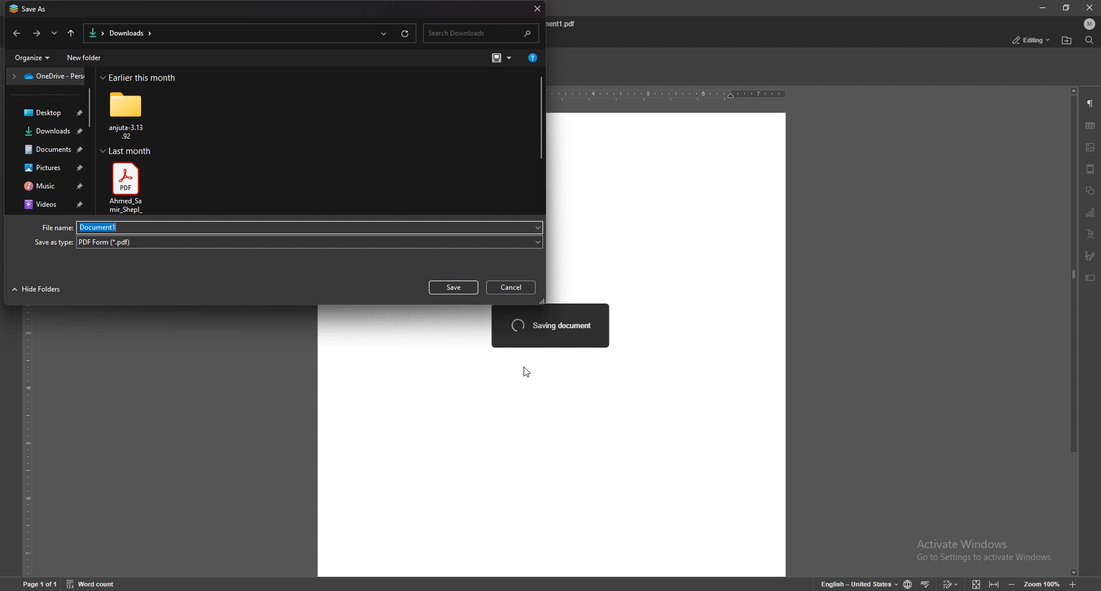 This screenshot has height=591, width=1101. I want to click on cursor, so click(527, 371).